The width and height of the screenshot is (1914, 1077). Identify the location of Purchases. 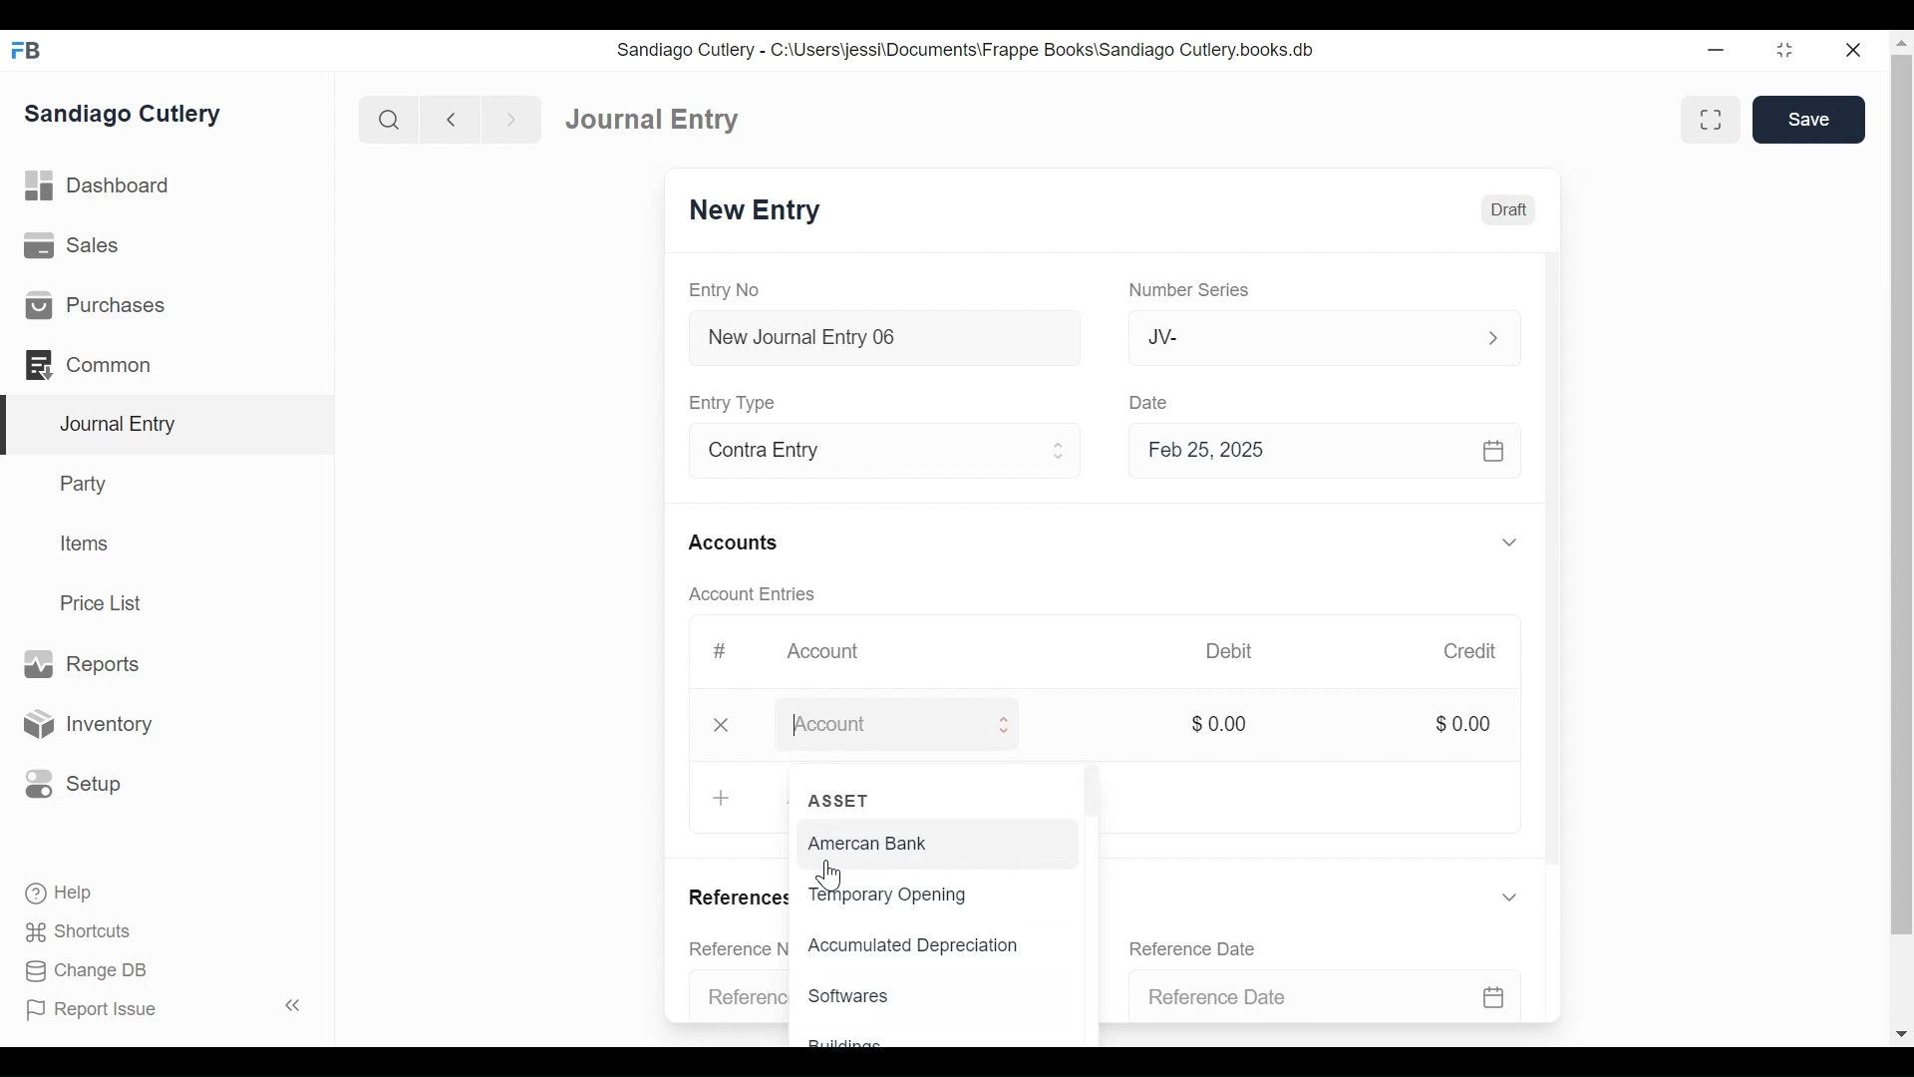
(94, 305).